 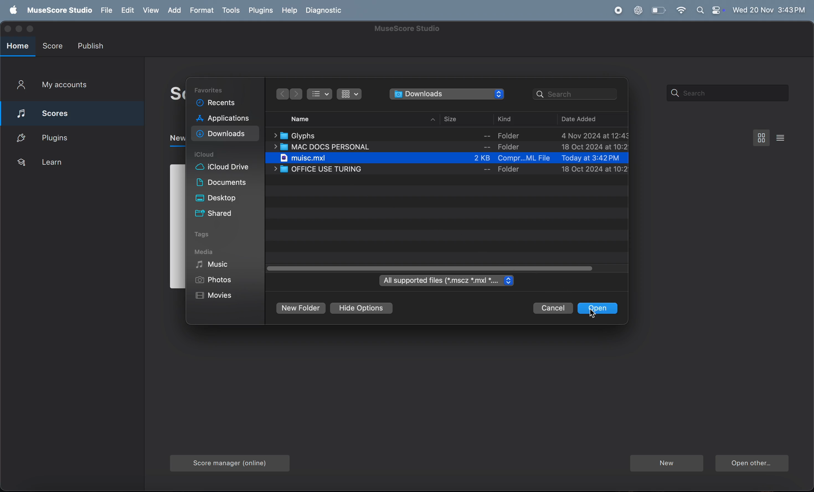 I want to click on photos, so click(x=214, y=280).